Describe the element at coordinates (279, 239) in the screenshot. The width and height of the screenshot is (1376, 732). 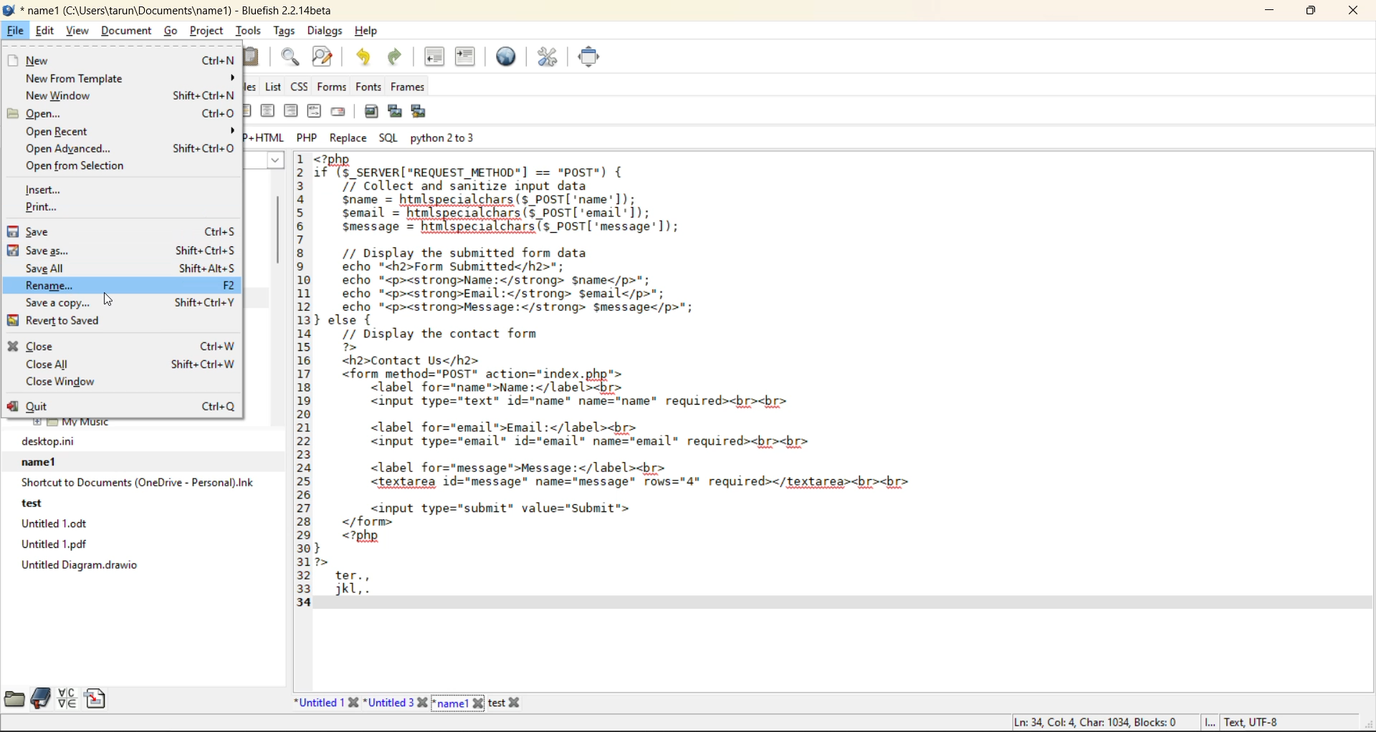
I see `vertical scroll bar` at that location.